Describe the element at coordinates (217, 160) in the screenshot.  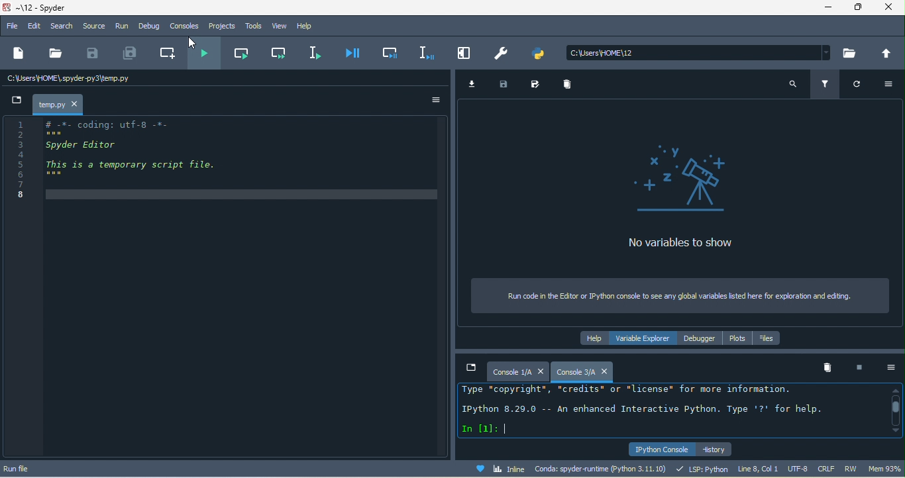
I see `editor pane` at that location.